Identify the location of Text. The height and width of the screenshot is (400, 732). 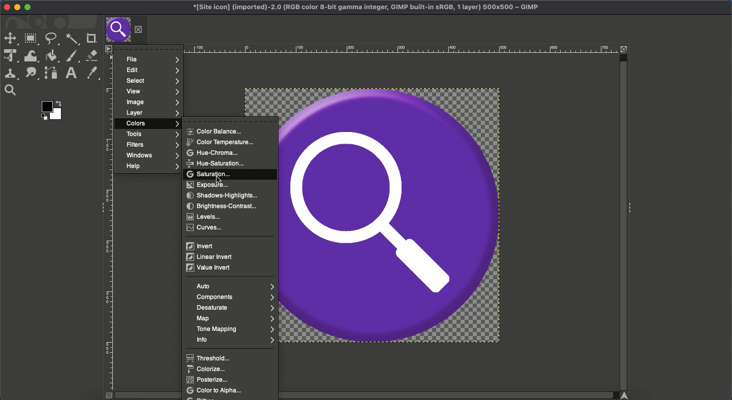
(71, 73).